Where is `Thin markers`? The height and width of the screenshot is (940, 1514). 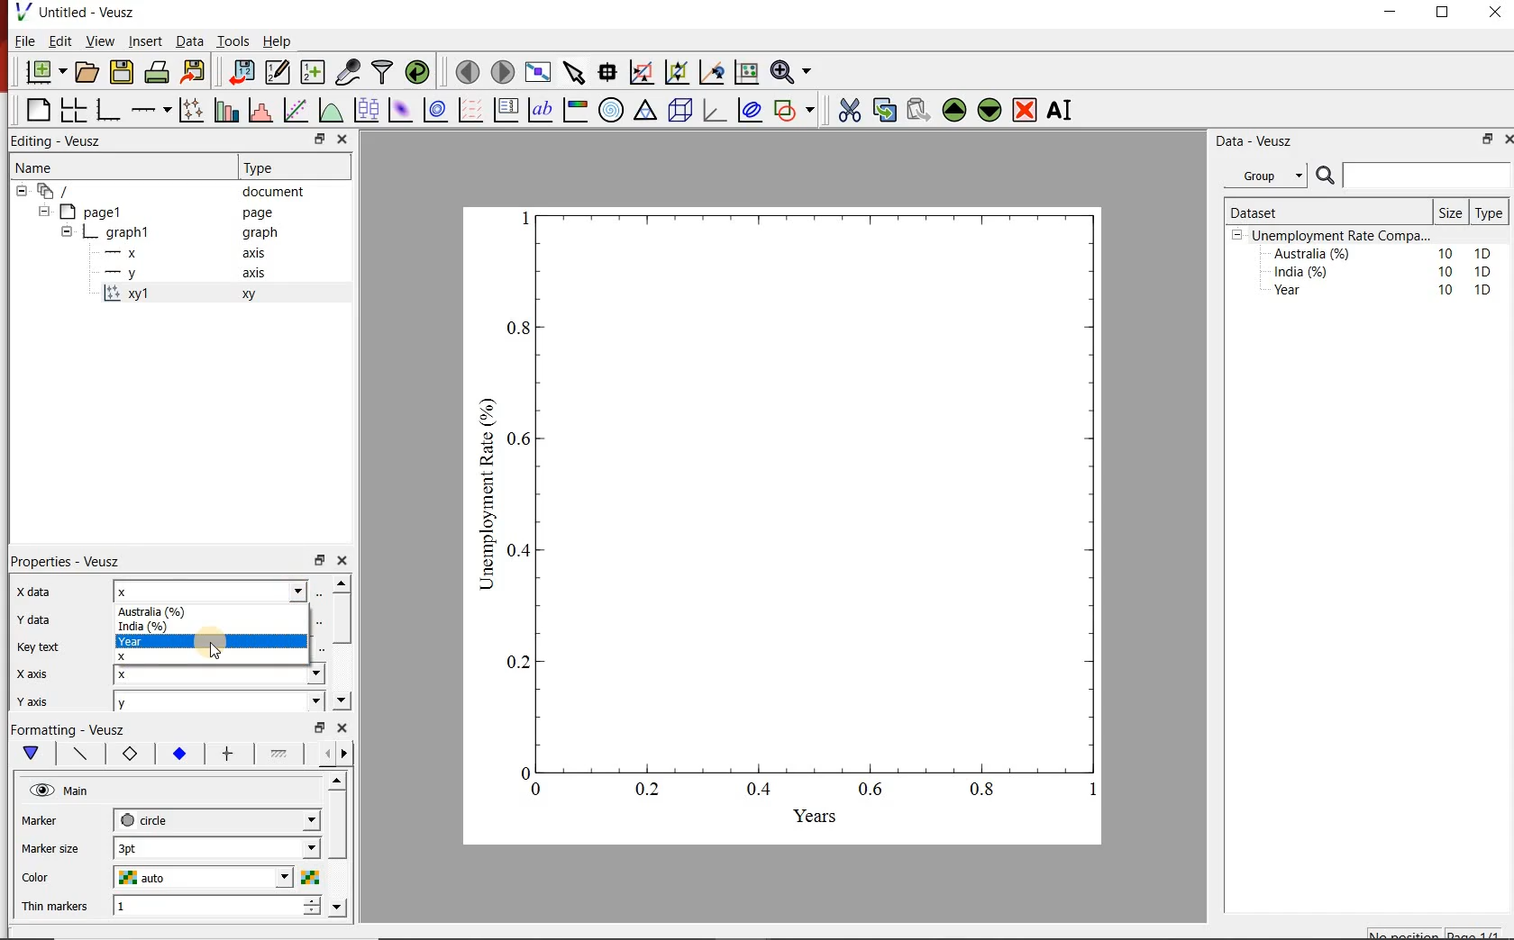
Thin markers is located at coordinates (56, 908).